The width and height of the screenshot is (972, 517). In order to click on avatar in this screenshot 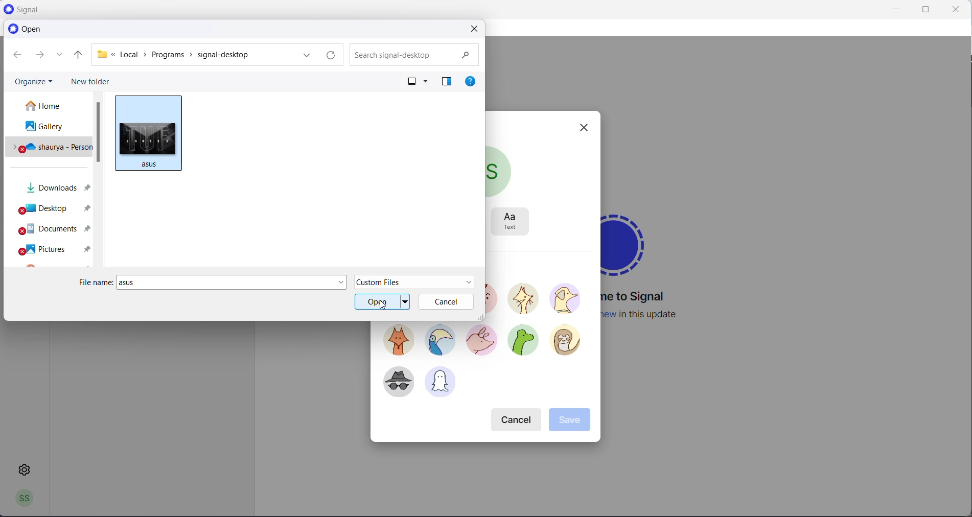, I will do `click(481, 342)`.